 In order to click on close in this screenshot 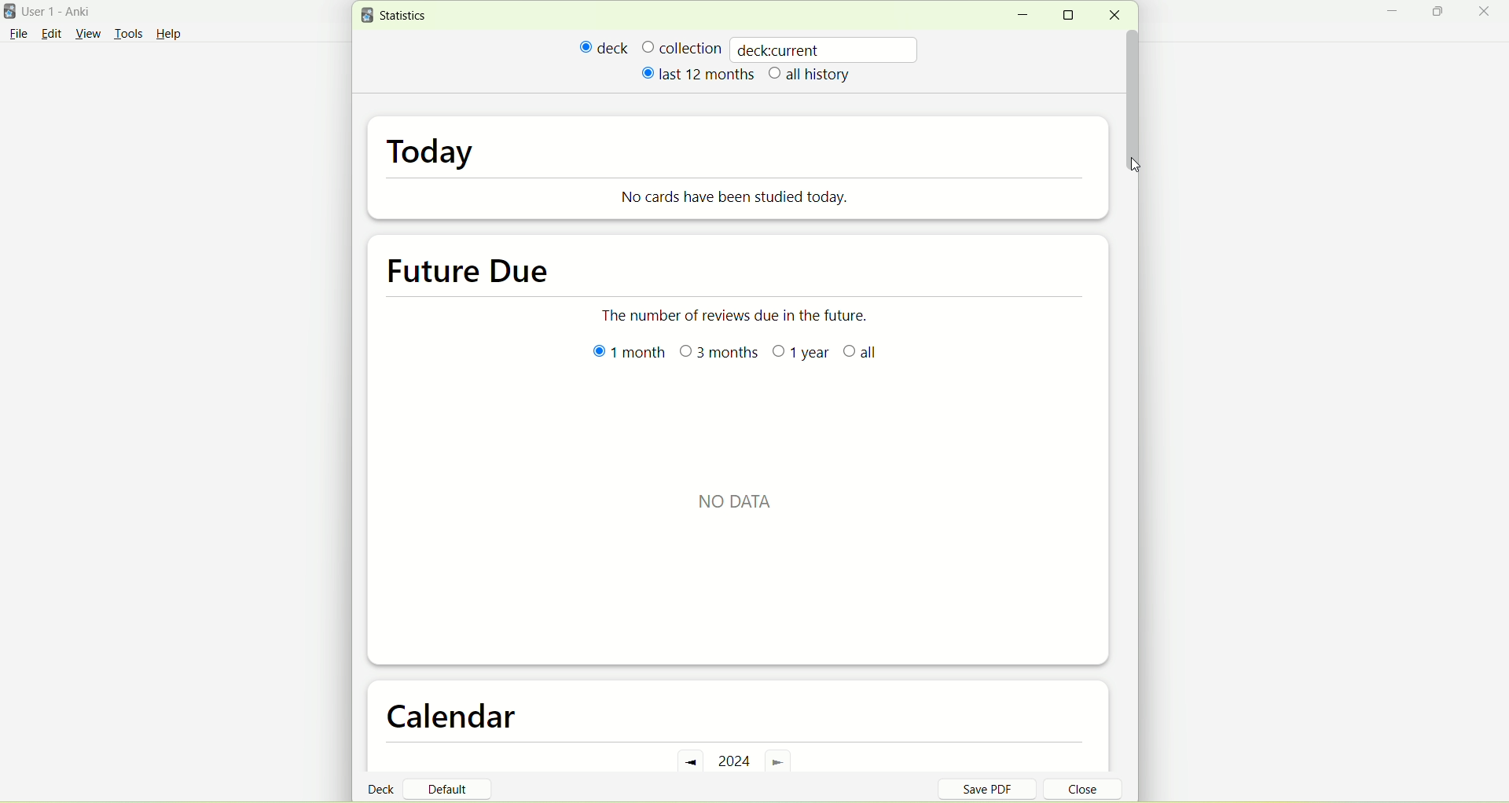, I will do `click(1114, 16)`.